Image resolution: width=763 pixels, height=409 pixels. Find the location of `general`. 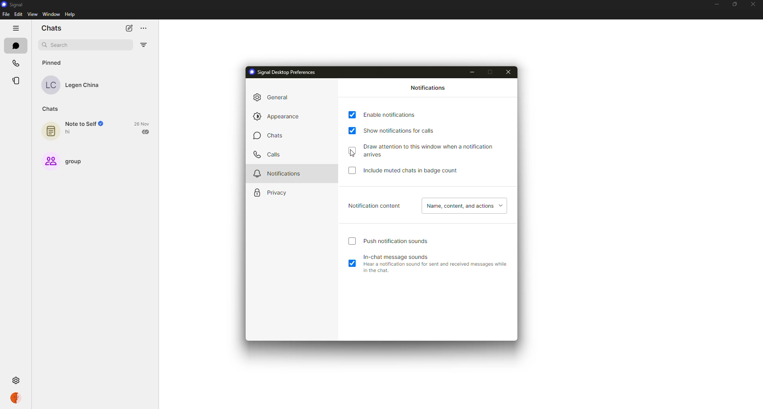

general is located at coordinates (274, 97).